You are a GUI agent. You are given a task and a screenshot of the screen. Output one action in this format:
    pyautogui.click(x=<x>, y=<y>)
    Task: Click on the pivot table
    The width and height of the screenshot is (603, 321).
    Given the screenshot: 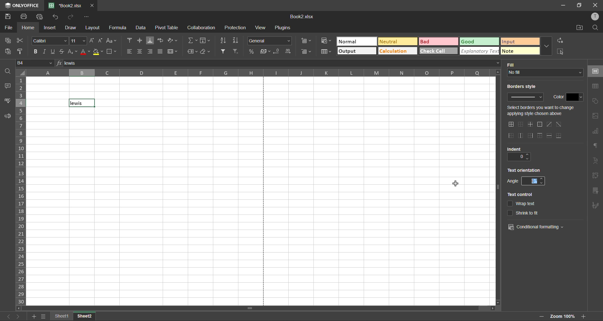 What is the action you would take?
    pyautogui.click(x=167, y=27)
    